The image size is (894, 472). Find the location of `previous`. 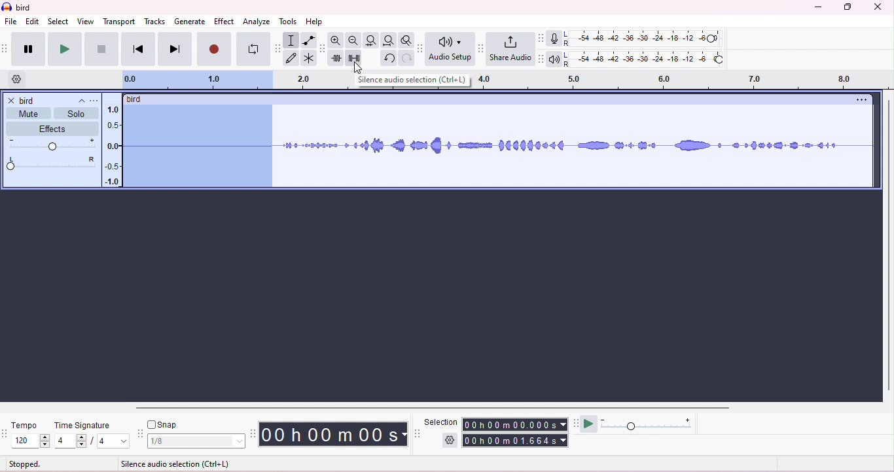

previous is located at coordinates (137, 50).